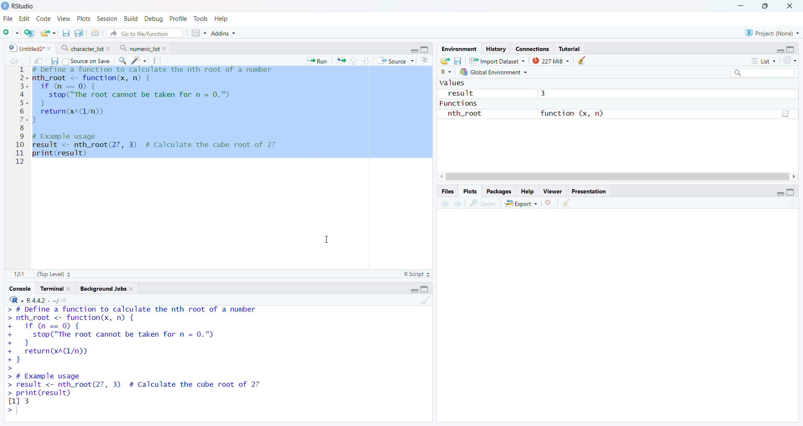 This screenshot has height=426, width=803. Describe the element at coordinates (139, 61) in the screenshot. I see `Code Tools` at that location.